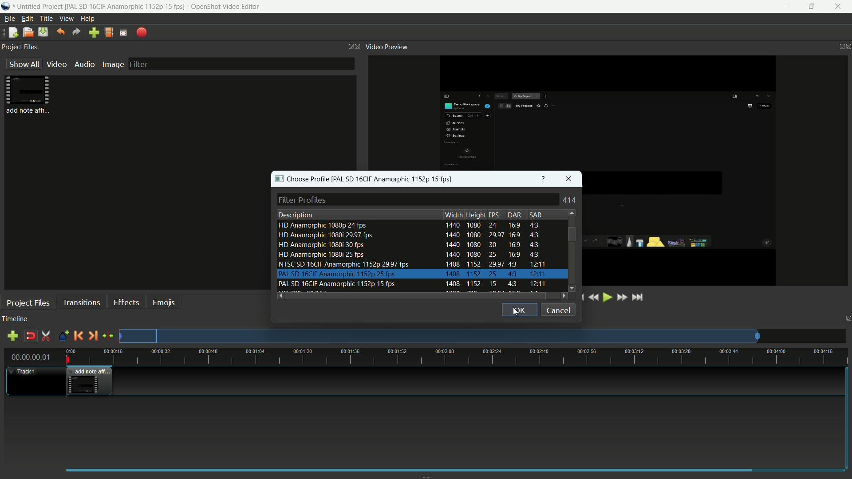 The width and height of the screenshot is (852, 479). What do you see at coordinates (544, 179) in the screenshot?
I see `get help` at bounding box center [544, 179].